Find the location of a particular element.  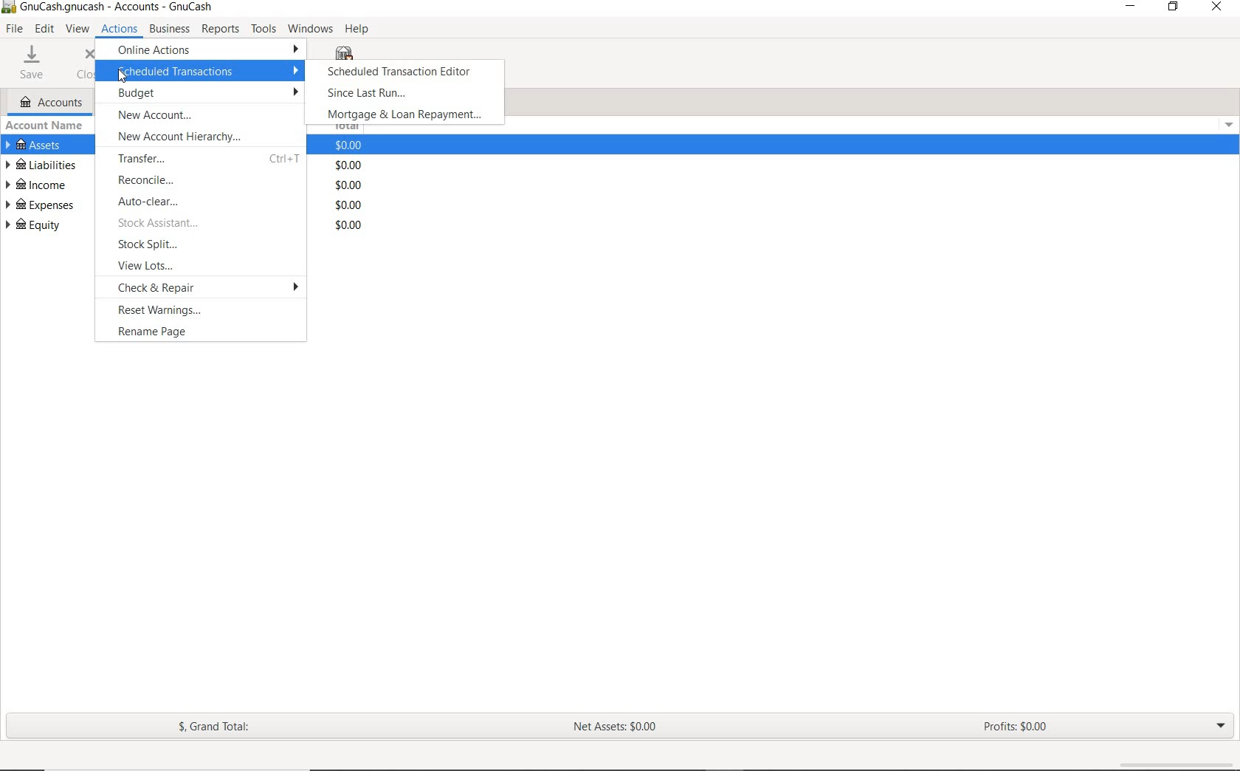

TOOLS is located at coordinates (263, 29).